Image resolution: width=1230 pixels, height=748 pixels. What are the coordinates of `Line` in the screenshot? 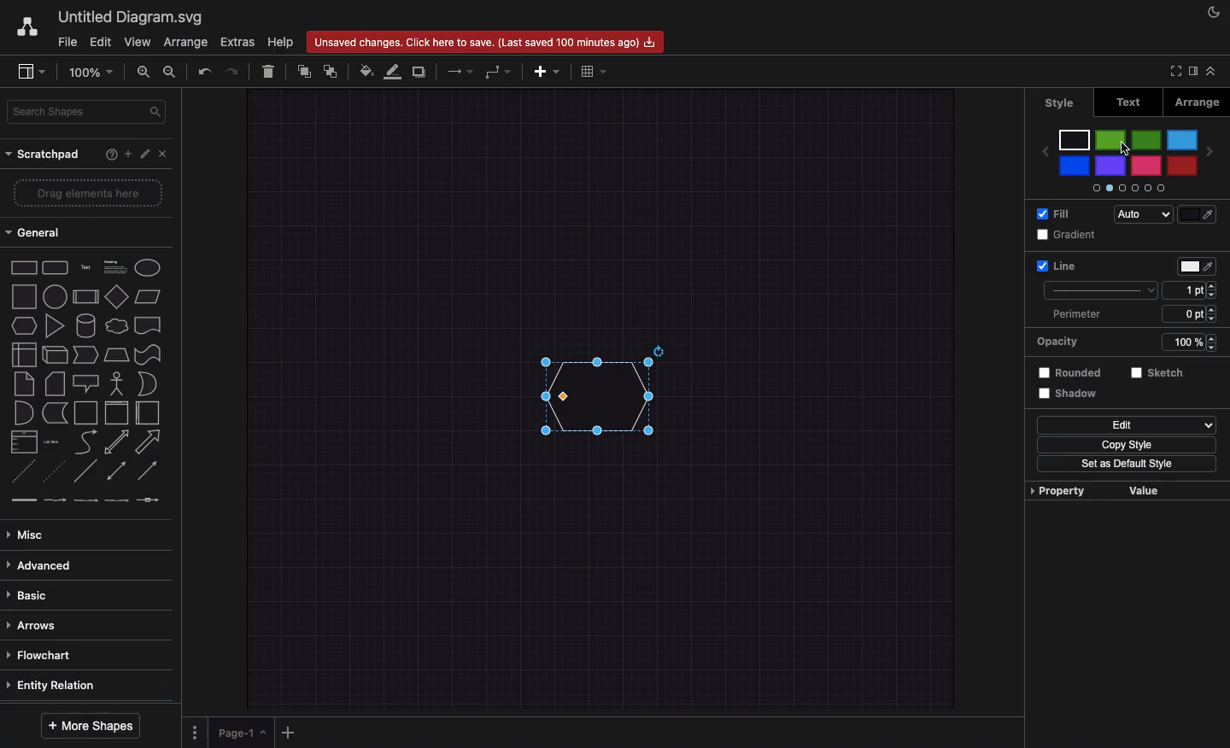 It's located at (1060, 266).